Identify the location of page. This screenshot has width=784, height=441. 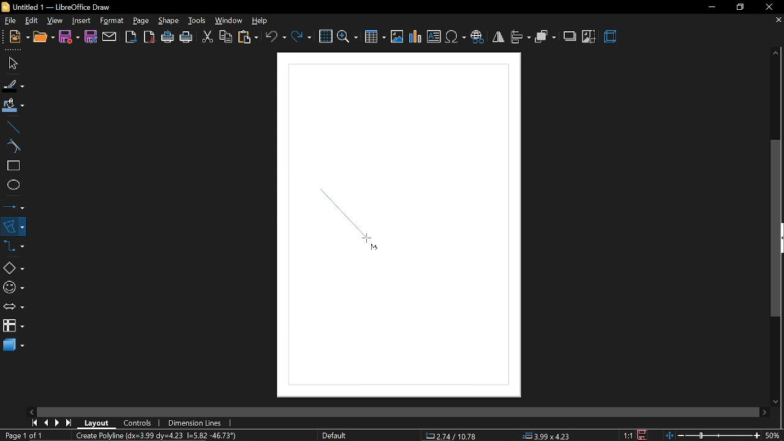
(141, 20).